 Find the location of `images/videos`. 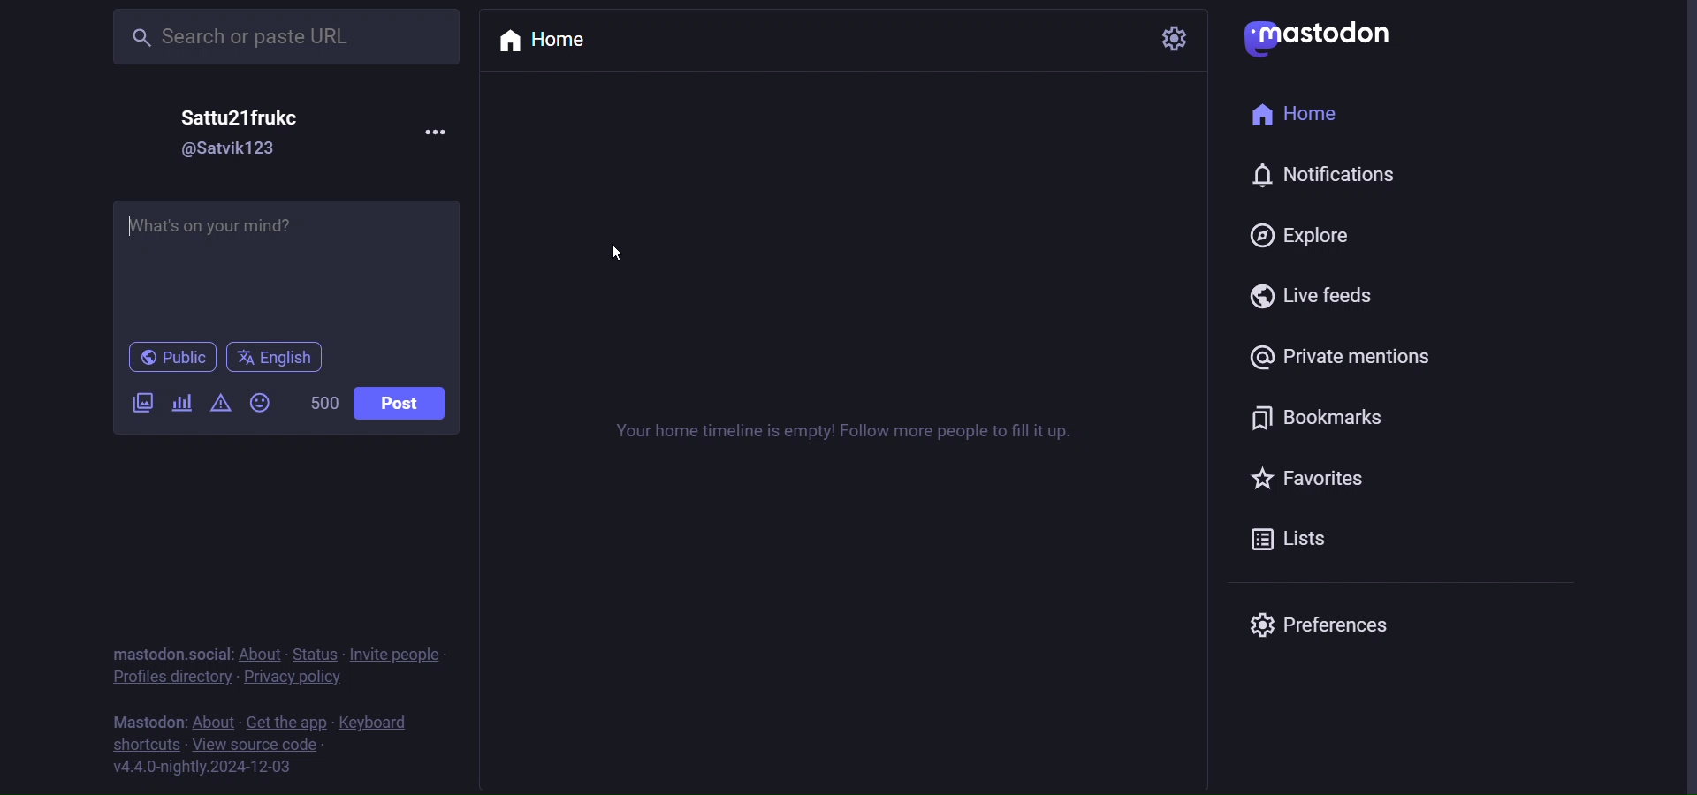

images/videos is located at coordinates (141, 404).